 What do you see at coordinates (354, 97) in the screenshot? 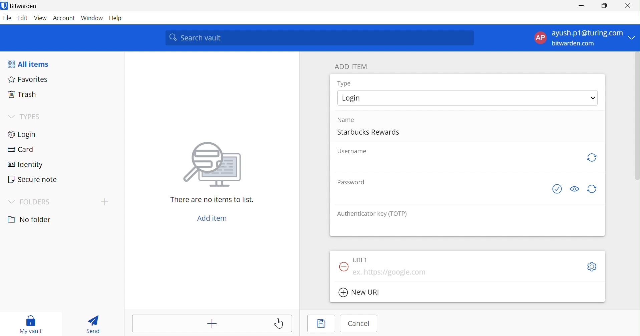
I see `Login` at bounding box center [354, 97].